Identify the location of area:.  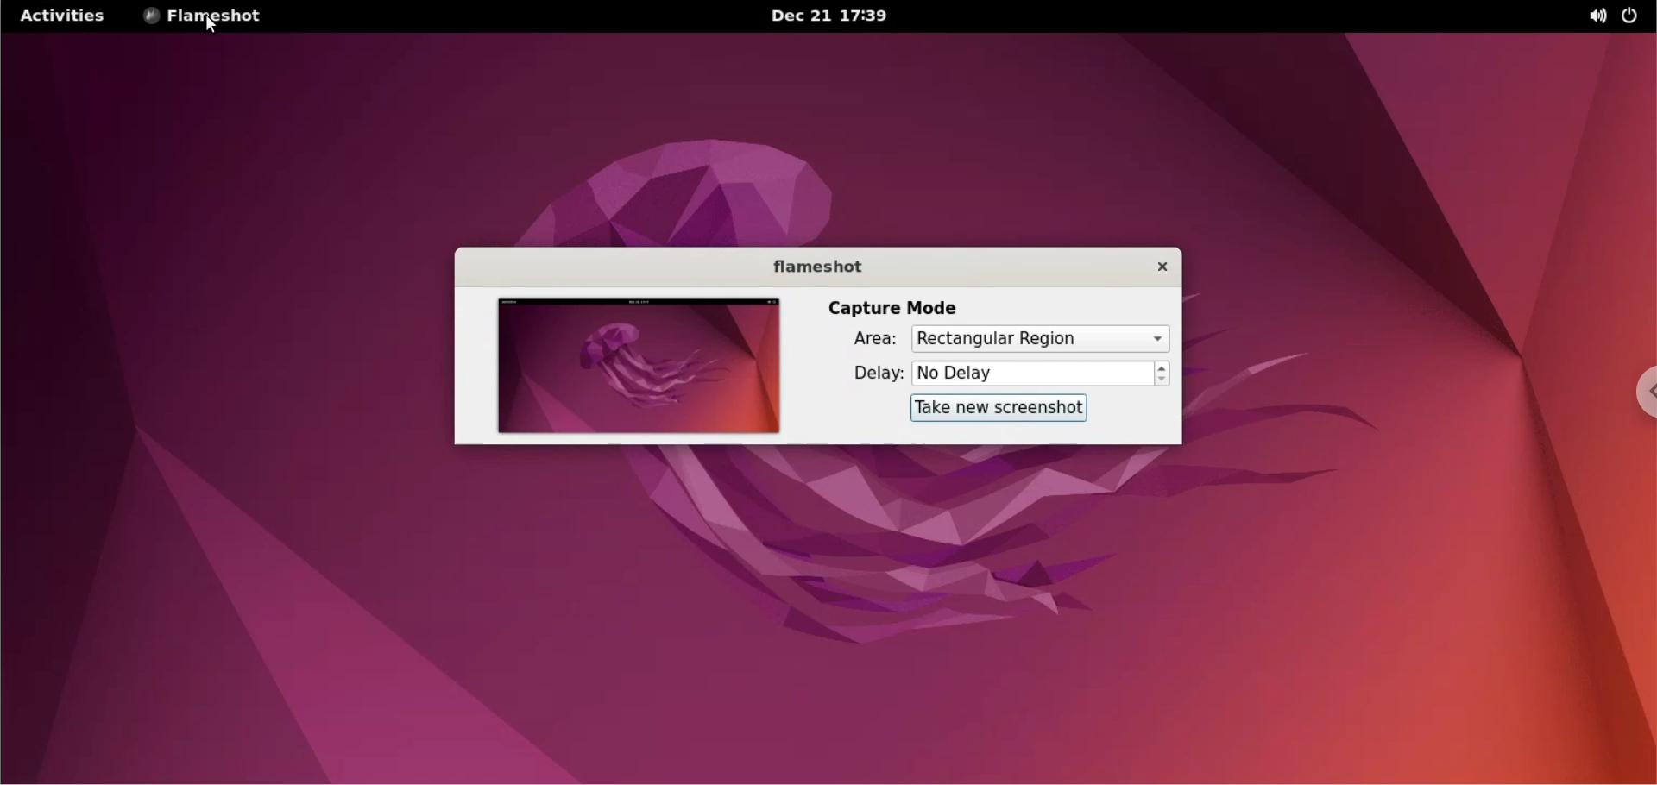
(862, 342).